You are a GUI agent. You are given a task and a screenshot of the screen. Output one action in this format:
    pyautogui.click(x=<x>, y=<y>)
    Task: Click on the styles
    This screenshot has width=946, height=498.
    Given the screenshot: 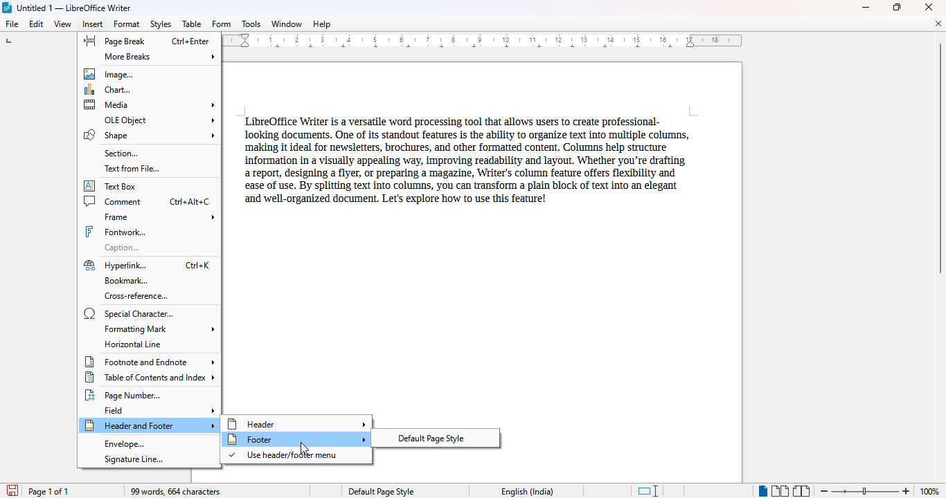 What is the action you would take?
    pyautogui.click(x=160, y=24)
    